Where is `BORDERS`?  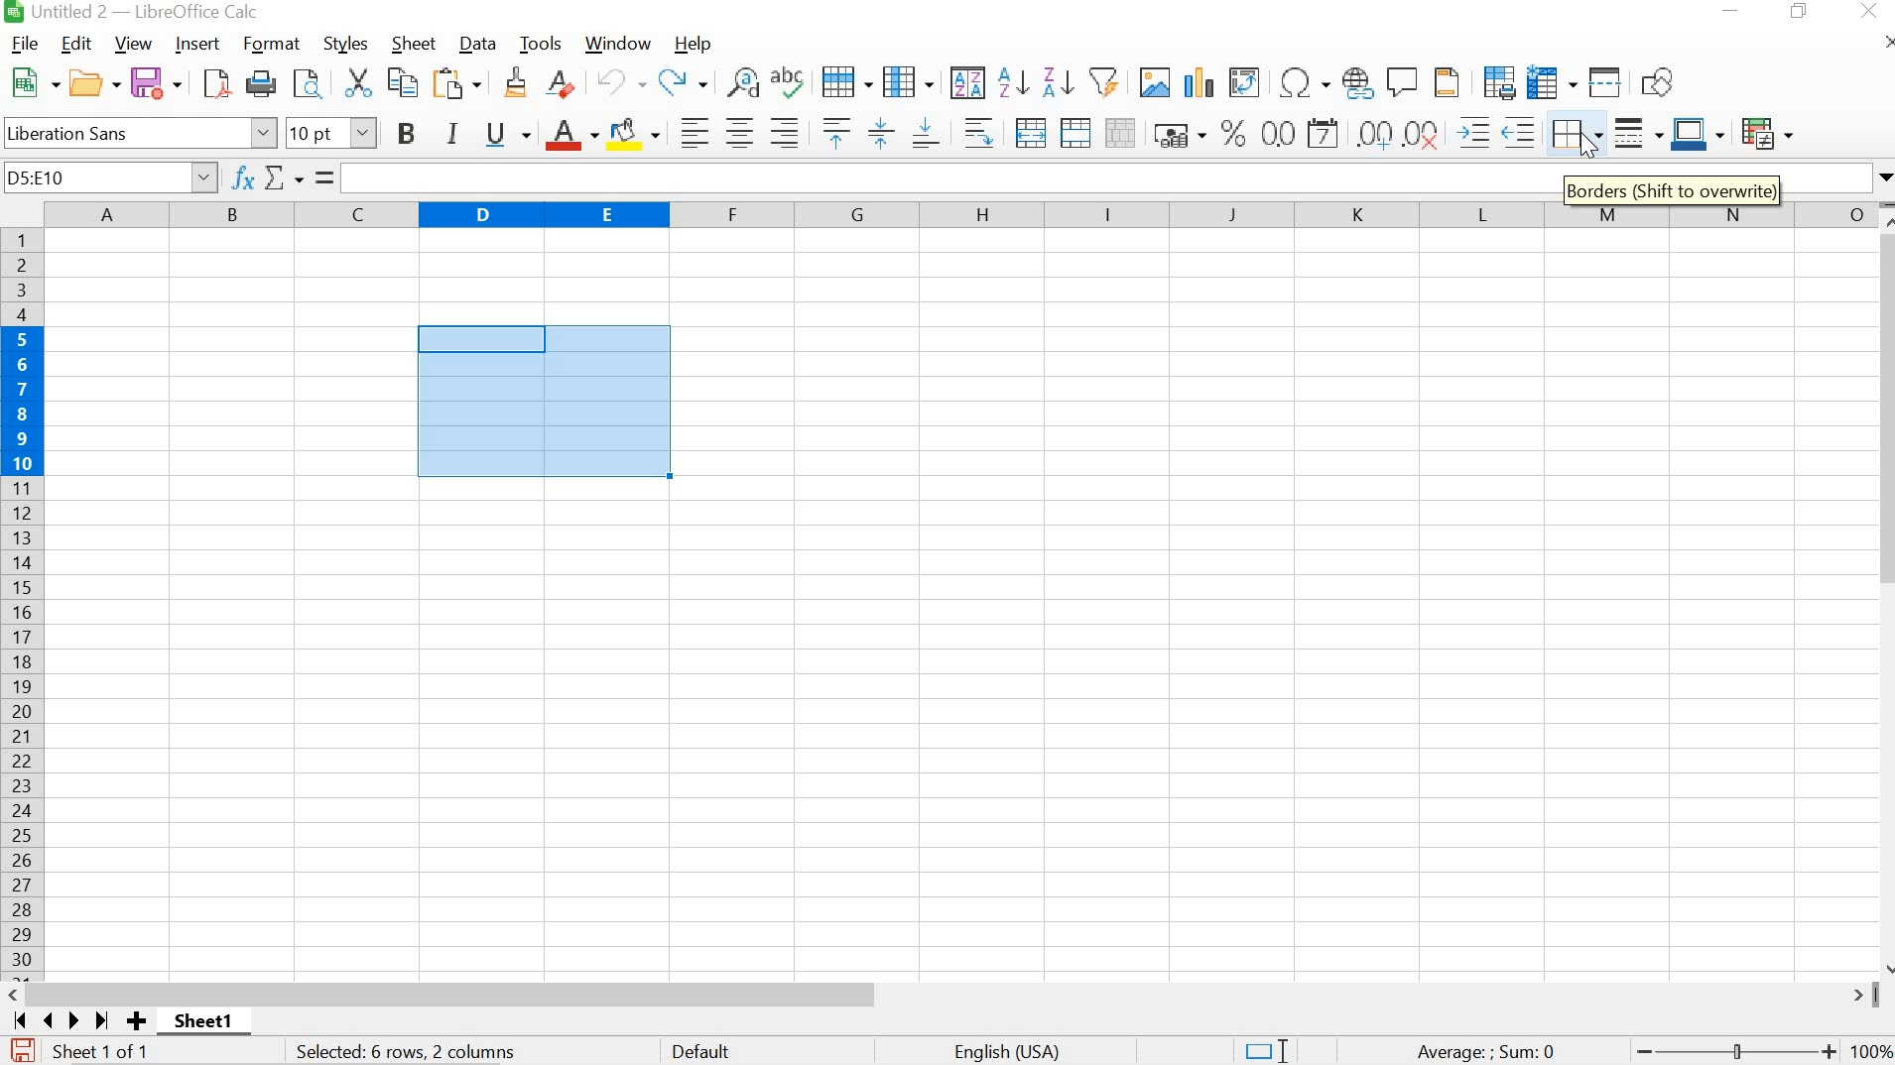
BORDERS is located at coordinates (1579, 135).